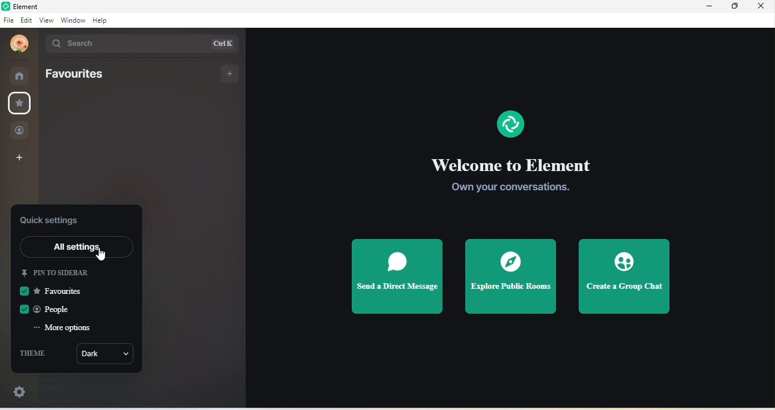 The height and width of the screenshot is (410, 775). What do you see at coordinates (75, 246) in the screenshot?
I see `all settings` at bounding box center [75, 246].